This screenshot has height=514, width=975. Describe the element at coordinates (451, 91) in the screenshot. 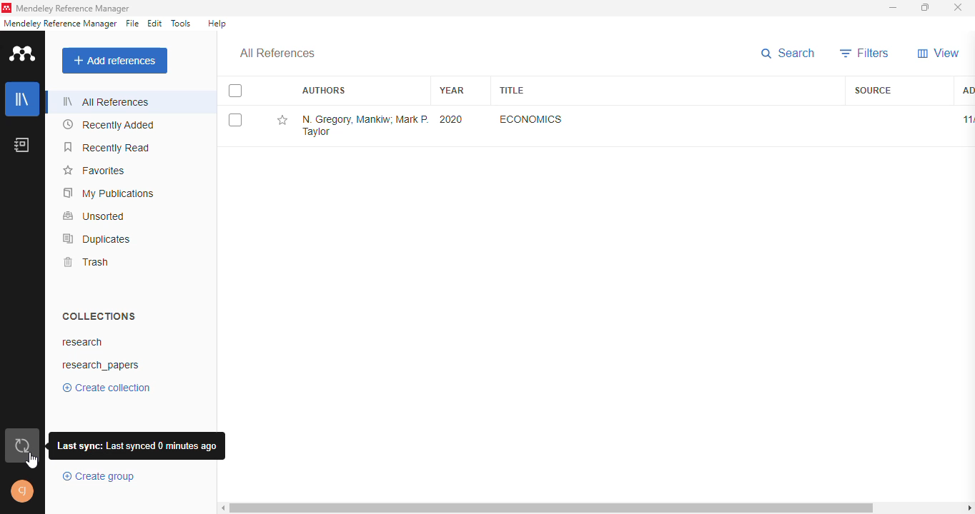

I see `year` at that location.